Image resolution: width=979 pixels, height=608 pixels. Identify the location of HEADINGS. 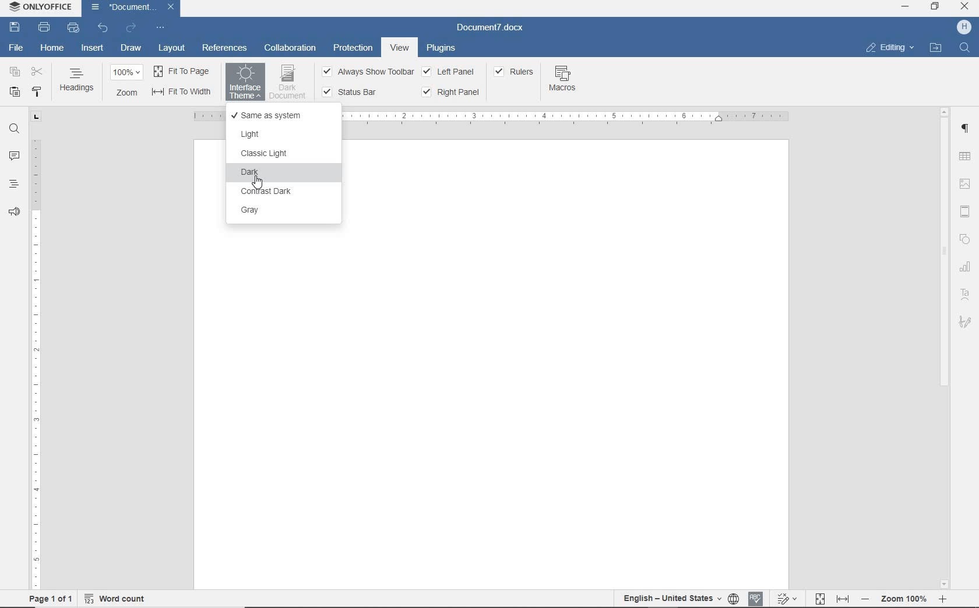
(13, 184).